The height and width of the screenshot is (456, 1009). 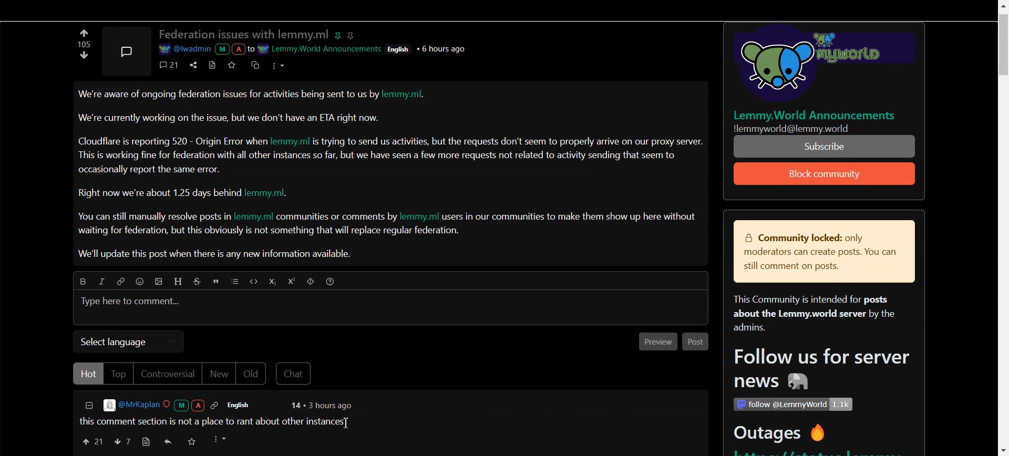 I want to click on Emoji, so click(x=142, y=283).